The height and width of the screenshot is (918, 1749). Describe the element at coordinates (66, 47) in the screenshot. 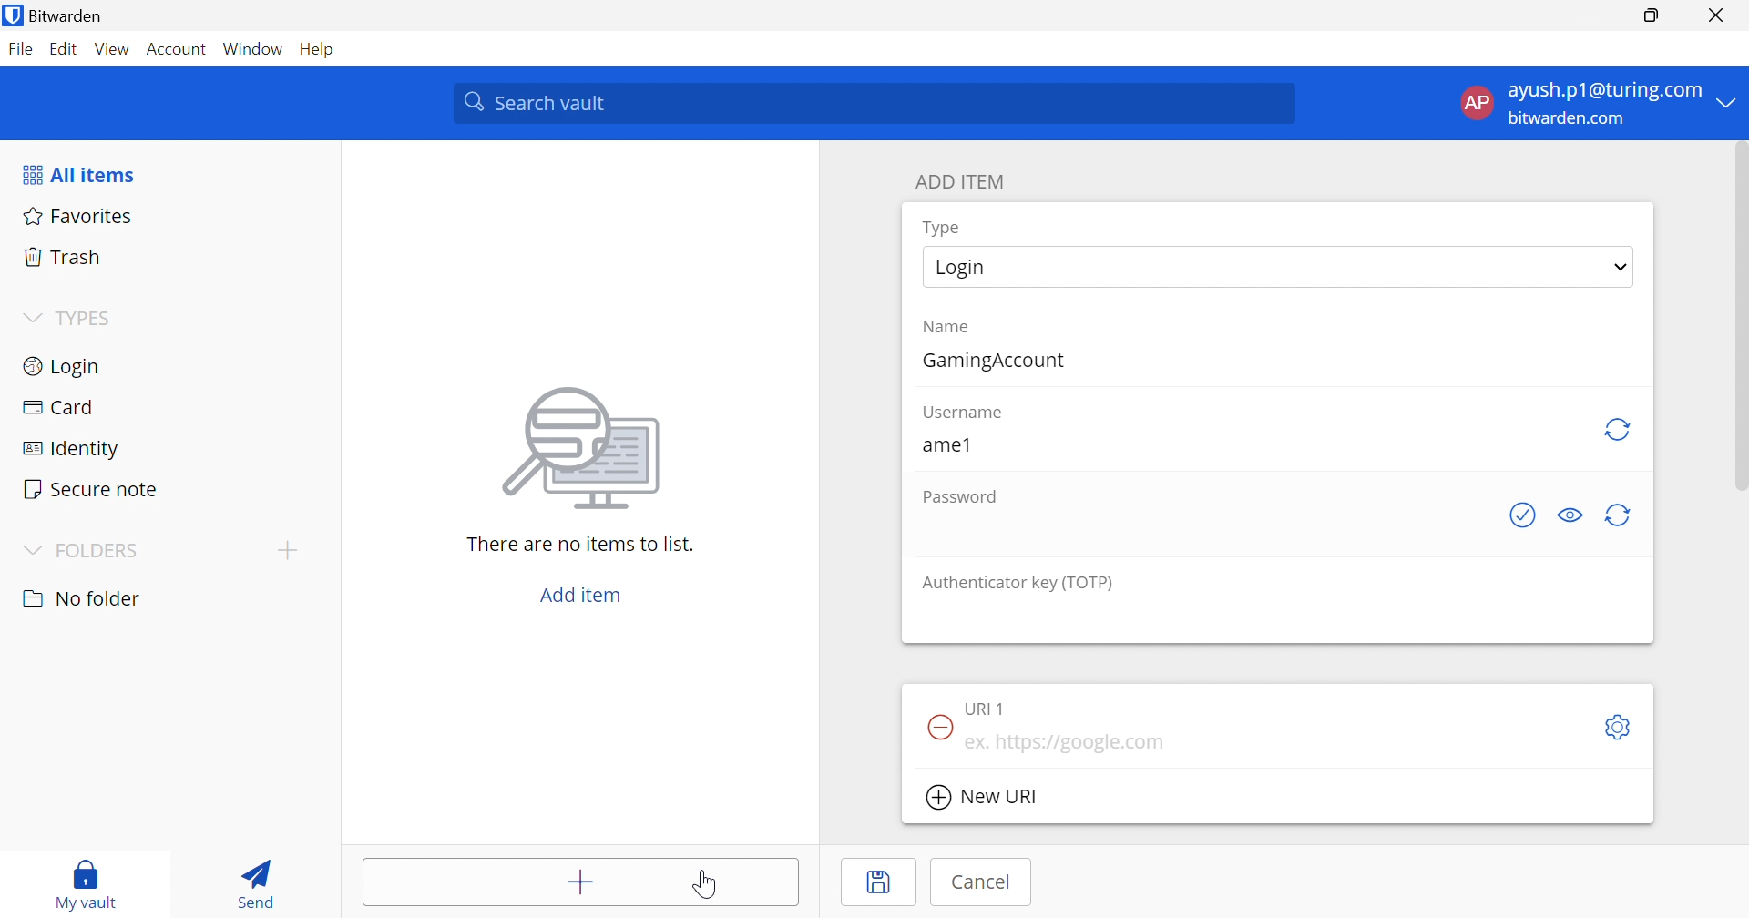

I see `Edit` at that location.